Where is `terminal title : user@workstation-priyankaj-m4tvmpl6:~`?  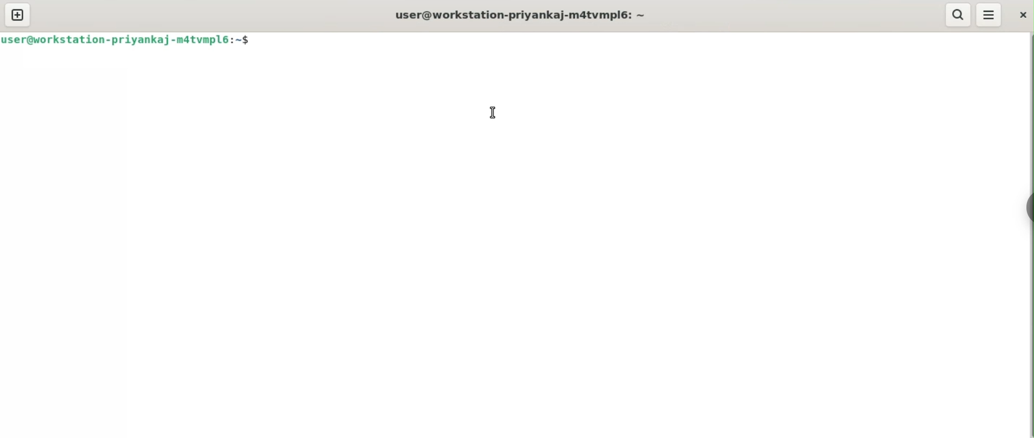
terminal title : user@workstation-priyankaj-m4tvmpl6:~ is located at coordinates (524, 13).